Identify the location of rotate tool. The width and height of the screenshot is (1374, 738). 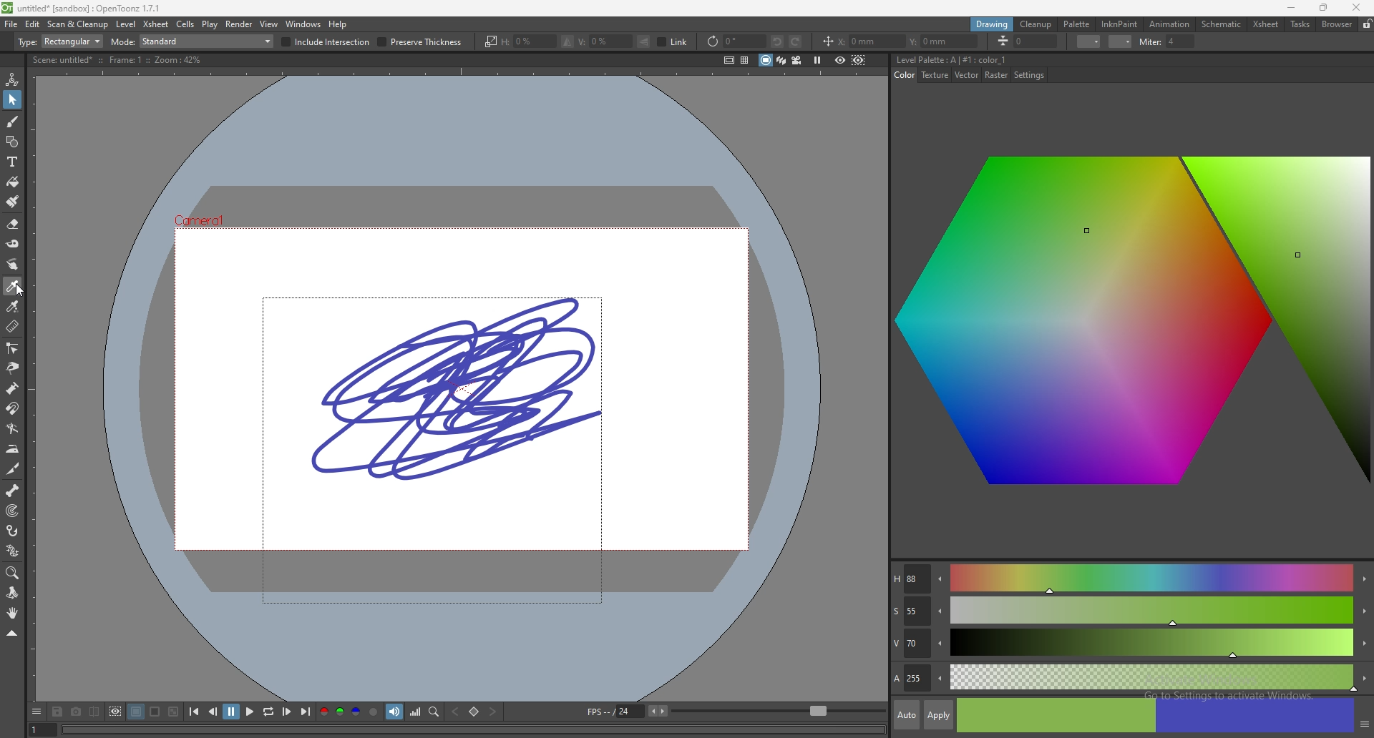
(12, 594).